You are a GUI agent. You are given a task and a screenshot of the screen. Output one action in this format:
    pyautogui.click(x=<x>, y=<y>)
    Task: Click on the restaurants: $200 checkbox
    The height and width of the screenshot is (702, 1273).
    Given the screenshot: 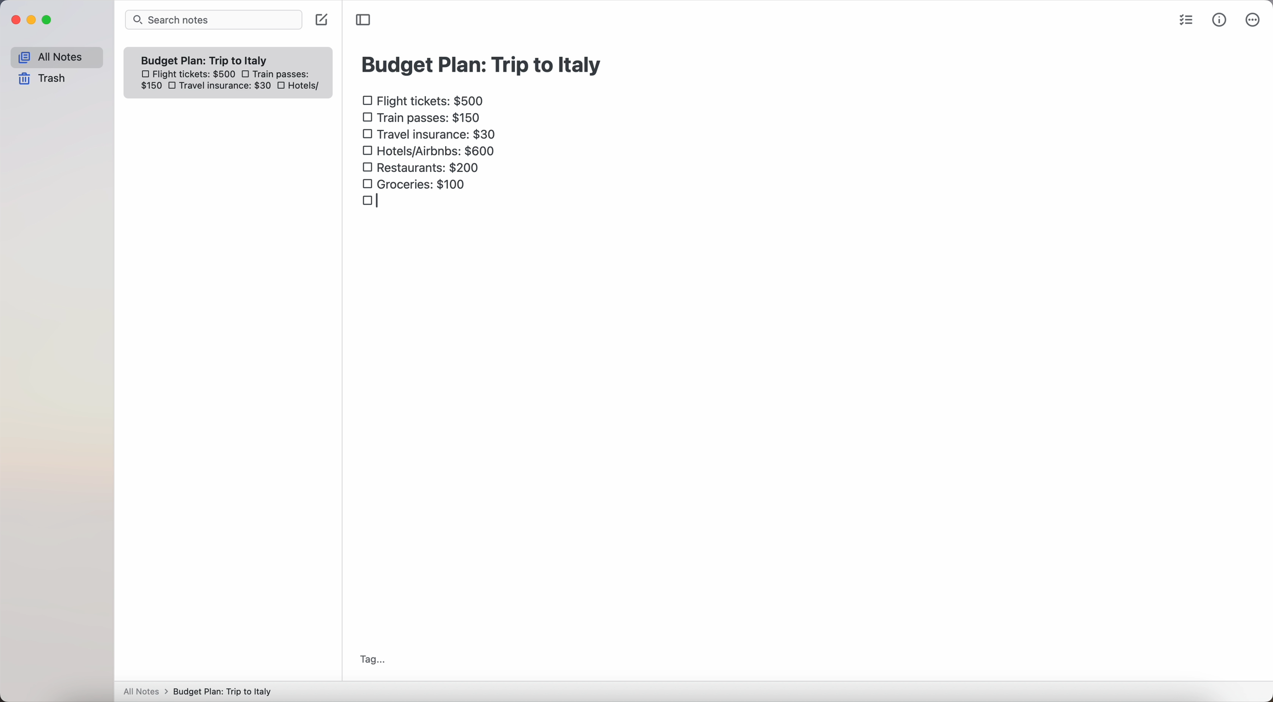 What is the action you would take?
    pyautogui.click(x=422, y=165)
    